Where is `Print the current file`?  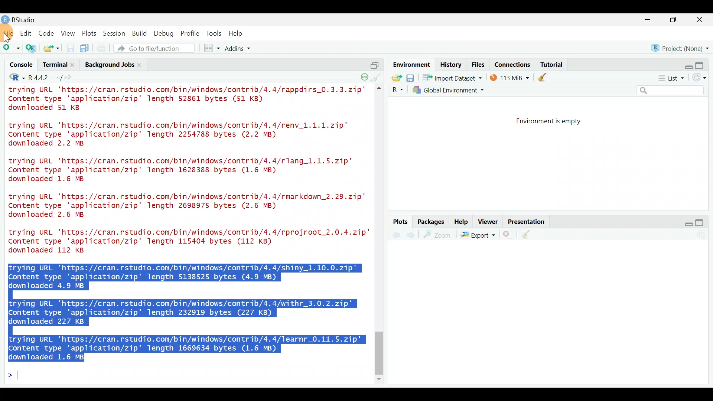 Print the current file is located at coordinates (102, 48).